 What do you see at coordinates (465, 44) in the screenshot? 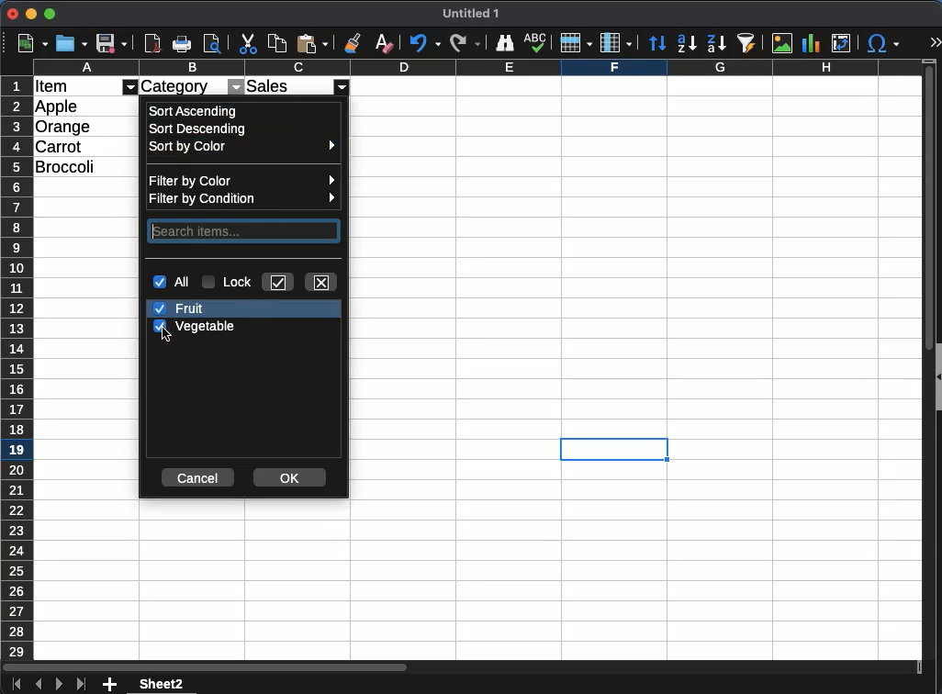
I see `redo` at bounding box center [465, 44].